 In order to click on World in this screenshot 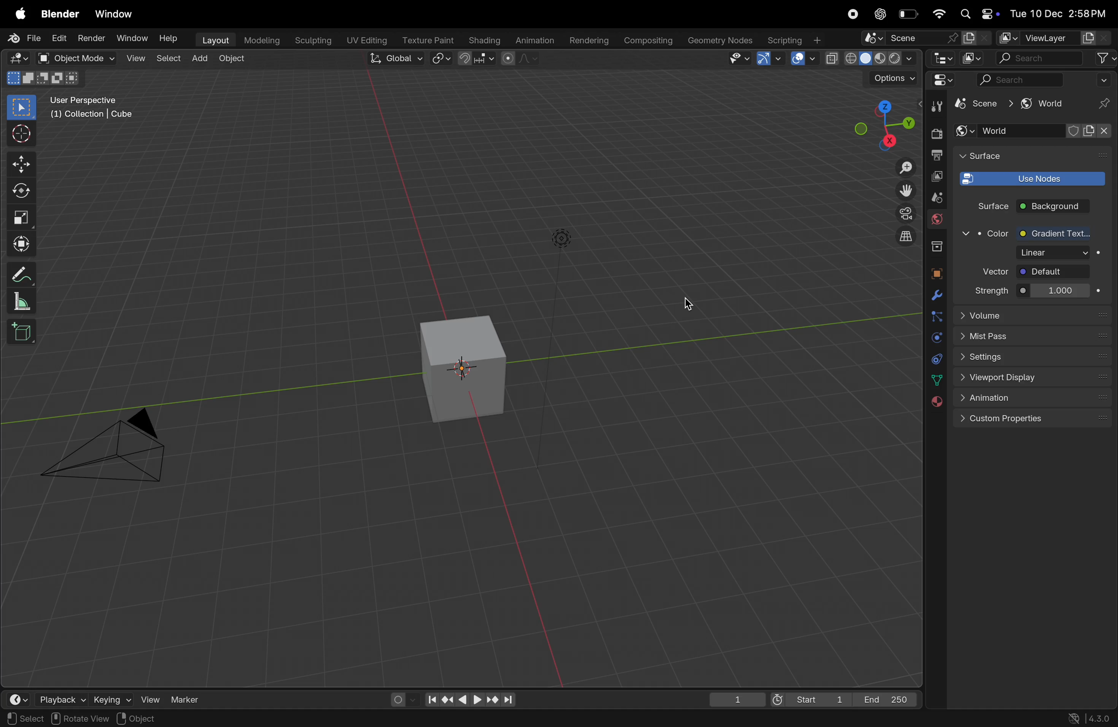, I will do `click(1010, 131)`.